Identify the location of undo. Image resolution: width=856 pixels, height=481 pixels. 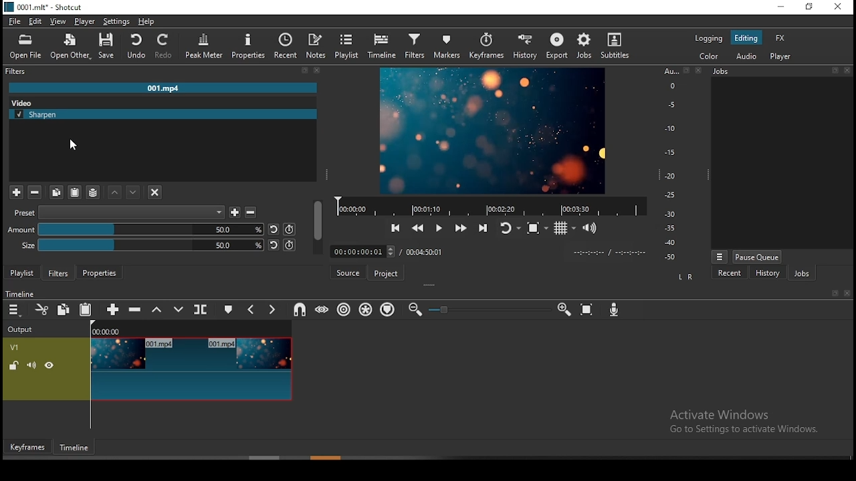
(274, 229).